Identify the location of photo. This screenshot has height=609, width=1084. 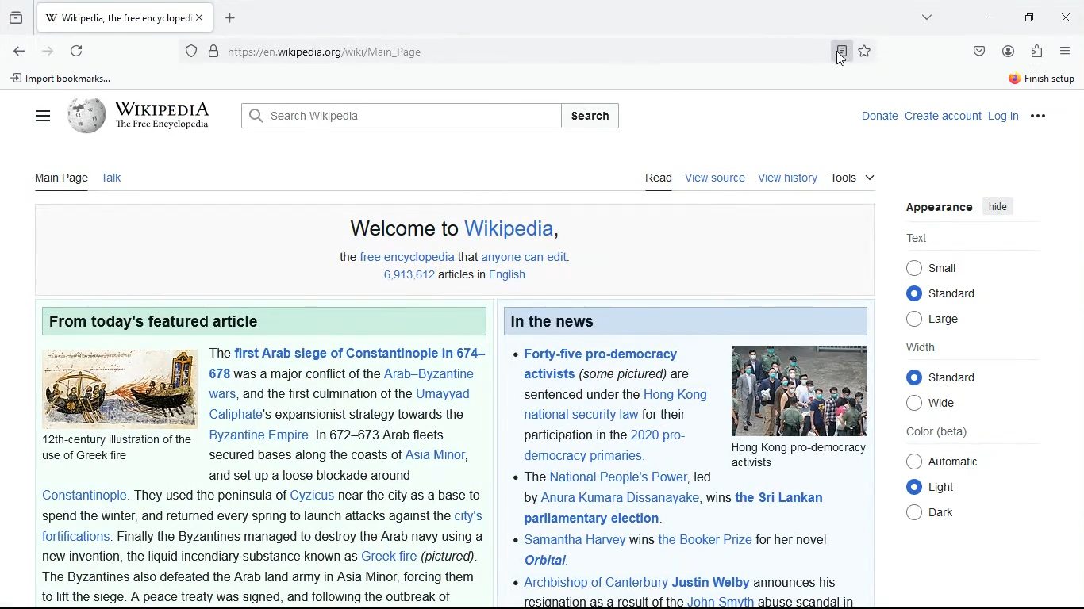
(118, 386).